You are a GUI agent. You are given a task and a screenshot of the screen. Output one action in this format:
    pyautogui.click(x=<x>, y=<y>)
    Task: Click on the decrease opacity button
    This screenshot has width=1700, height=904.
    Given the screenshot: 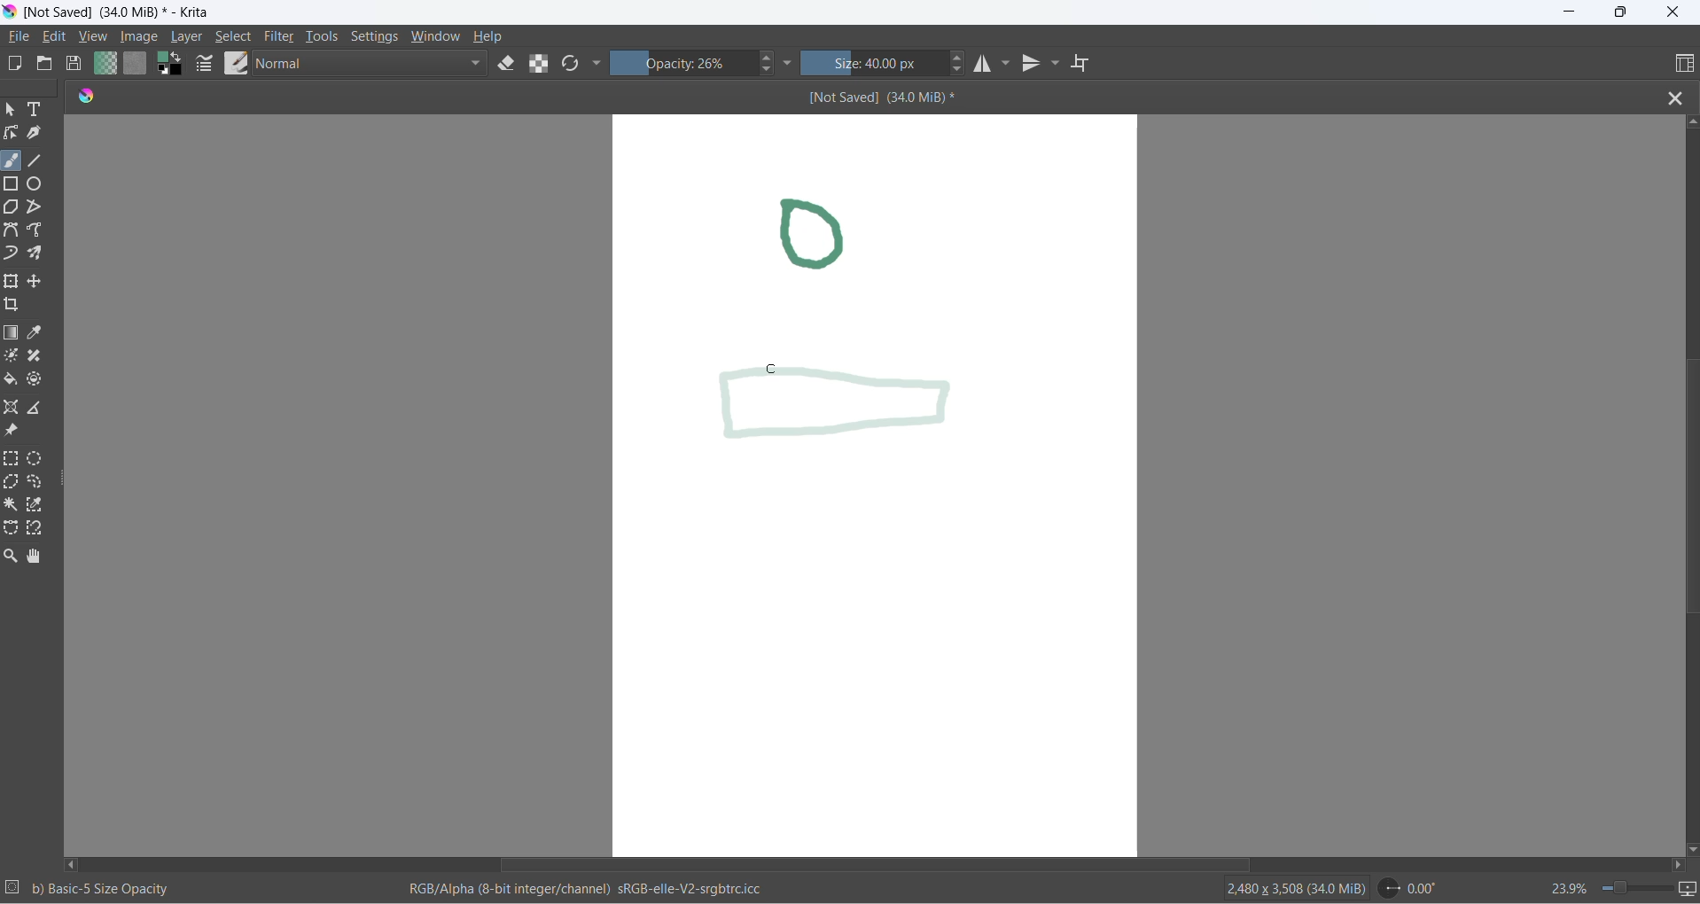 What is the action you would take?
    pyautogui.click(x=770, y=71)
    